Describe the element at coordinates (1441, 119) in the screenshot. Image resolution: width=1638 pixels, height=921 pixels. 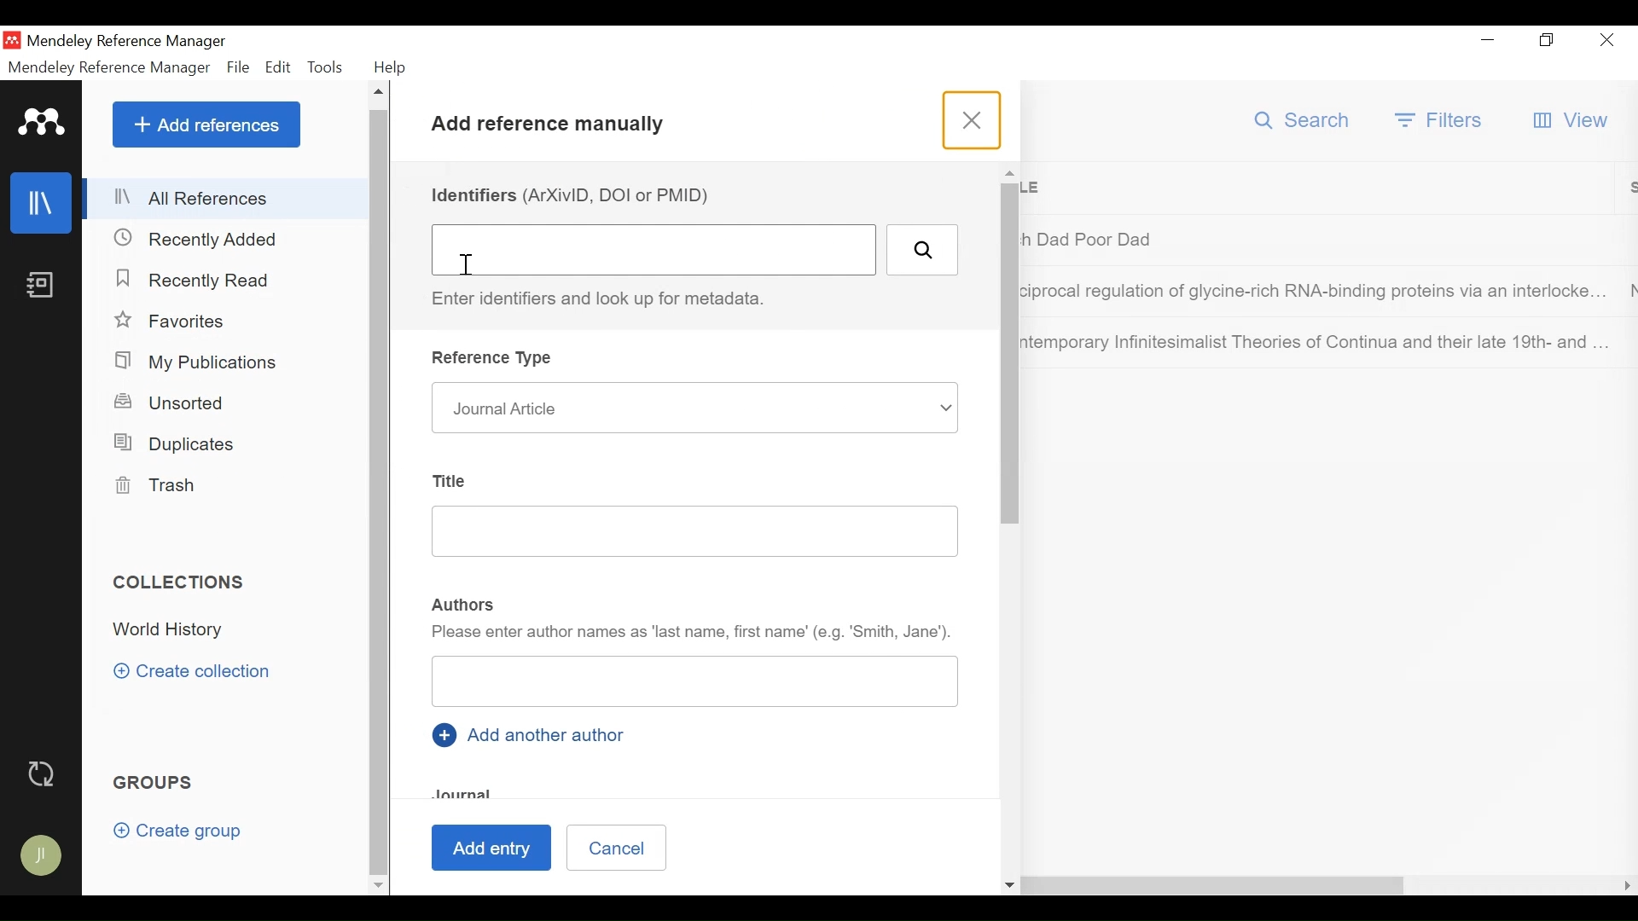
I see `Filter` at that location.